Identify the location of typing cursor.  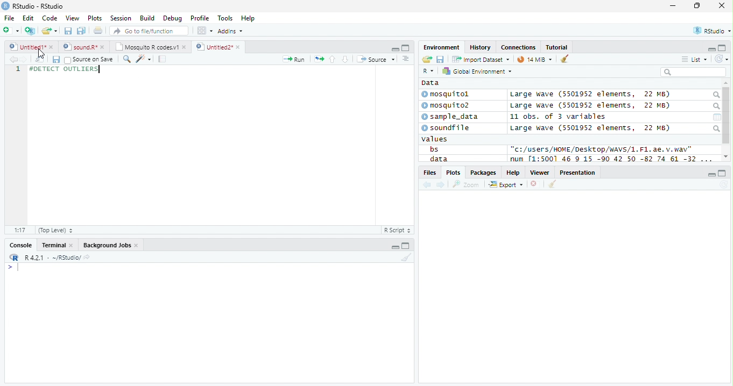
(13, 268).